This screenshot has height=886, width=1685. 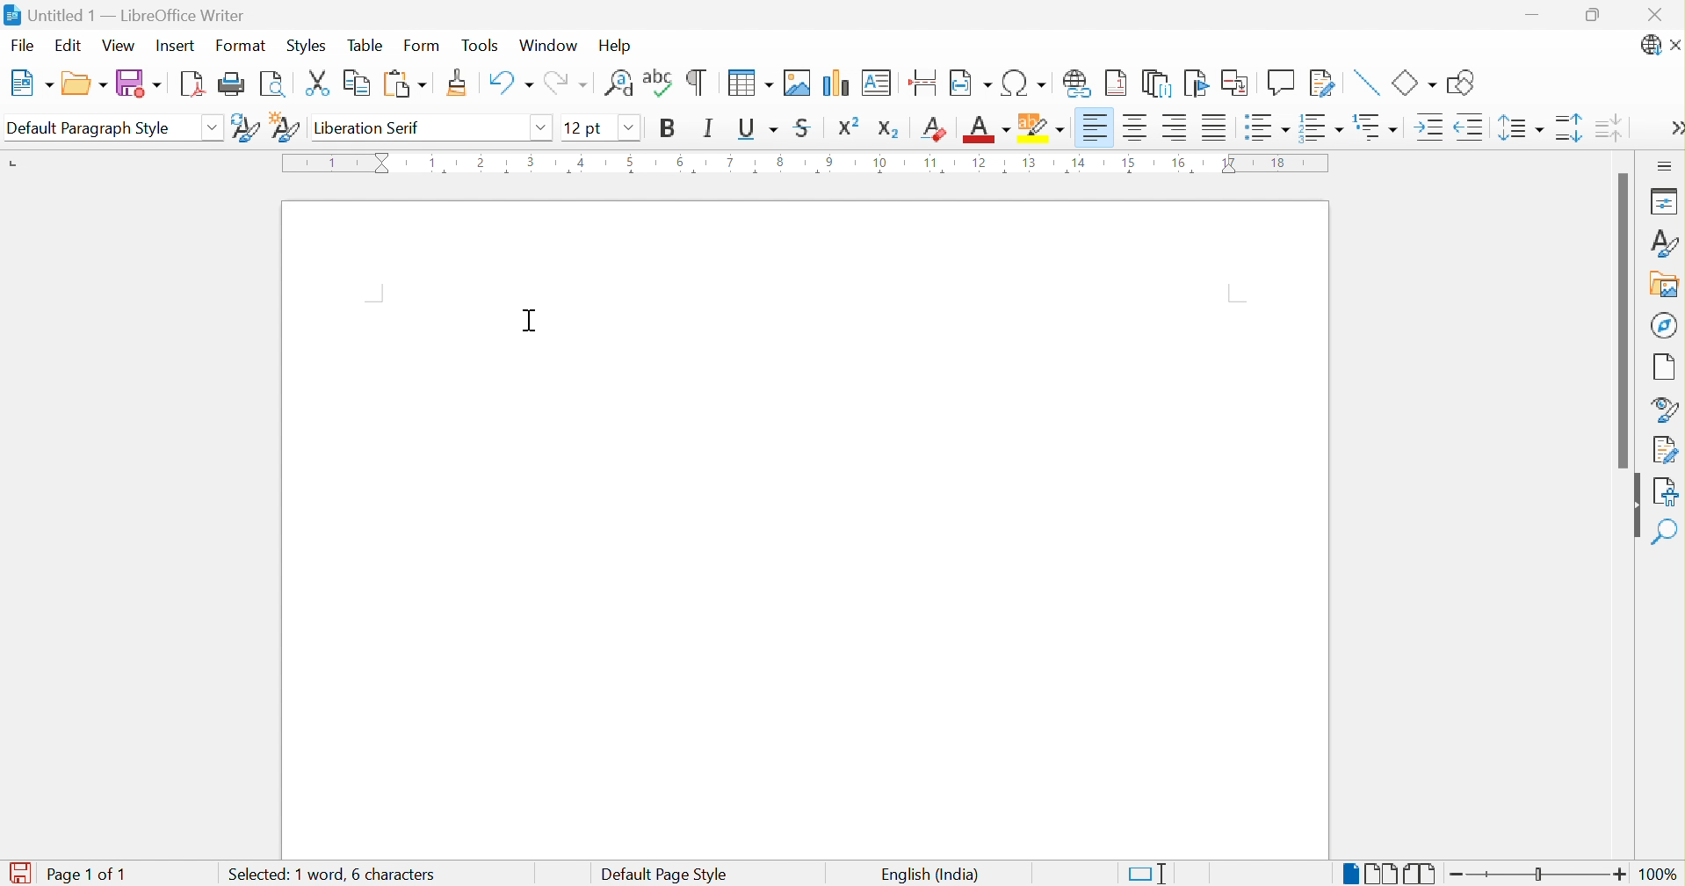 What do you see at coordinates (836, 81) in the screenshot?
I see `Insert Chart` at bounding box center [836, 81].